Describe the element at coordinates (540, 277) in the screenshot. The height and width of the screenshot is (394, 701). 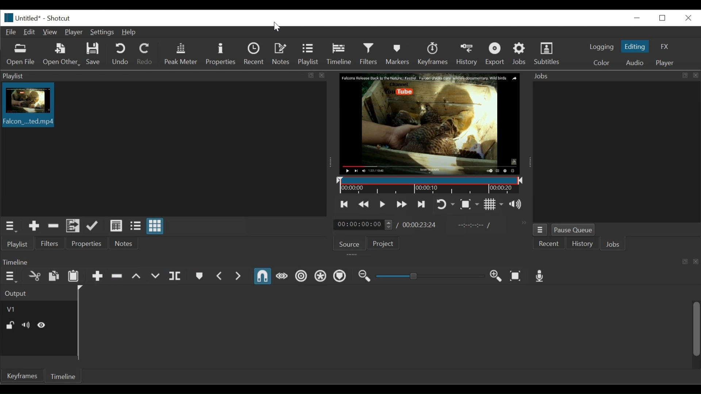
I see `Record audio` at that location.